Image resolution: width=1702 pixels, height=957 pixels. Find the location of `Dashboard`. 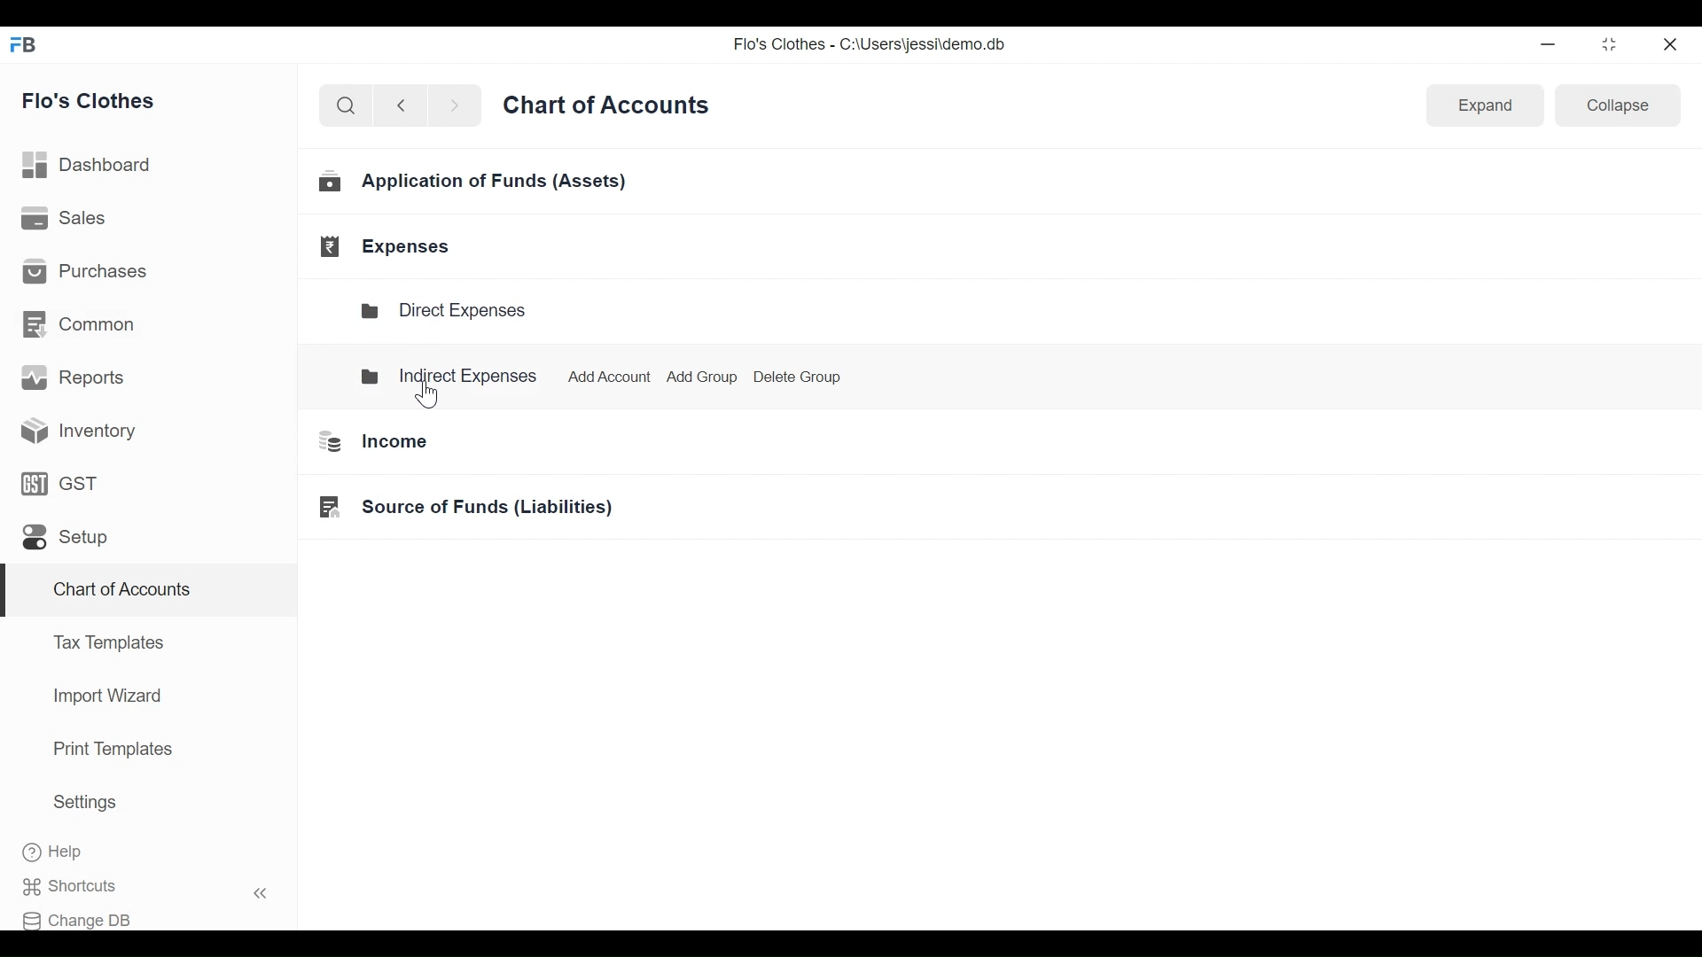

Dashboard is located at coordinates (95, 165).